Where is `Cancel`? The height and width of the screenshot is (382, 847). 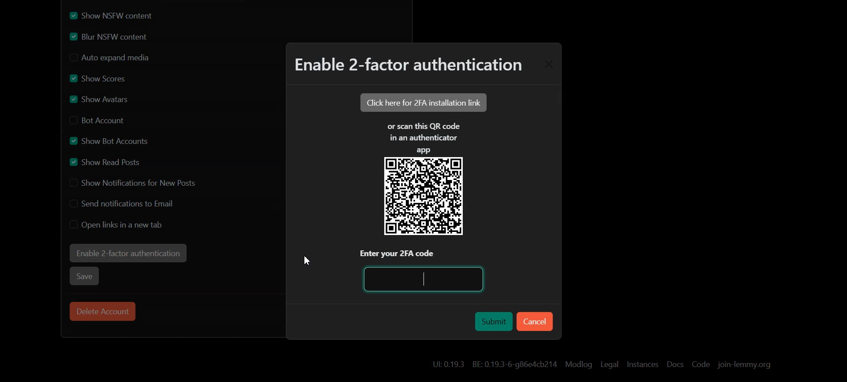
Cancel is located at coordinates (535, 321).